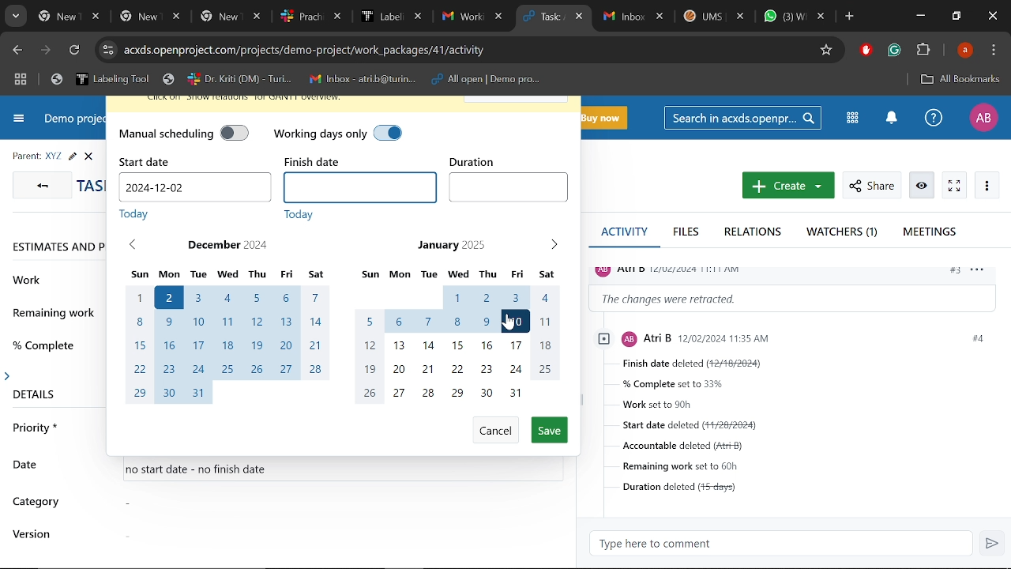 This screenshot has width=1011, height=569. I want to click on Close, so click(992, 17).